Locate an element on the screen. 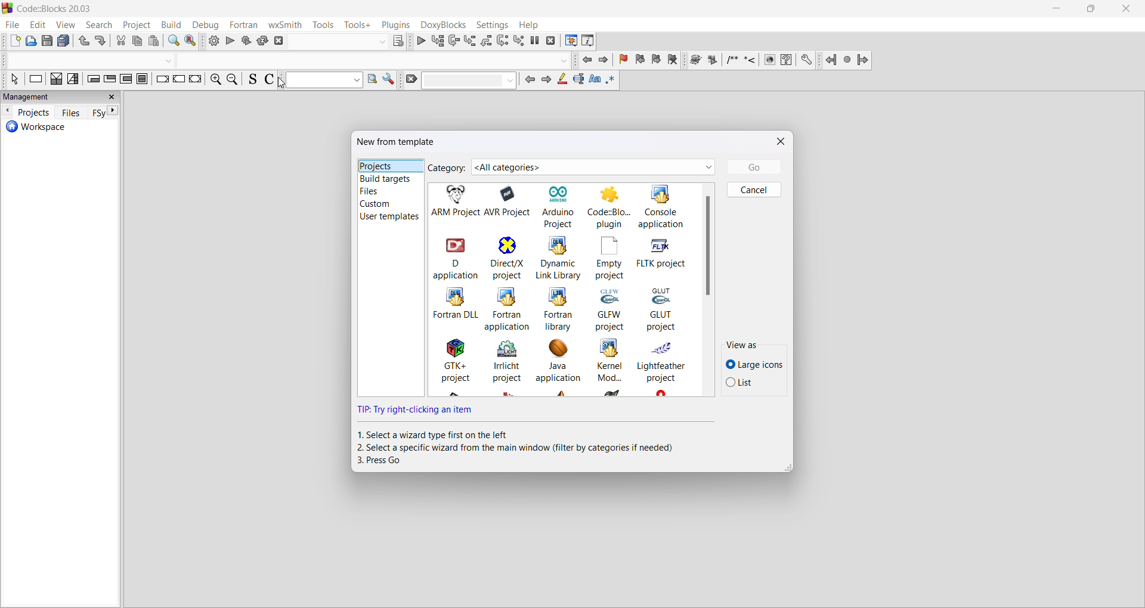  build is located at coordinates (212, 41).